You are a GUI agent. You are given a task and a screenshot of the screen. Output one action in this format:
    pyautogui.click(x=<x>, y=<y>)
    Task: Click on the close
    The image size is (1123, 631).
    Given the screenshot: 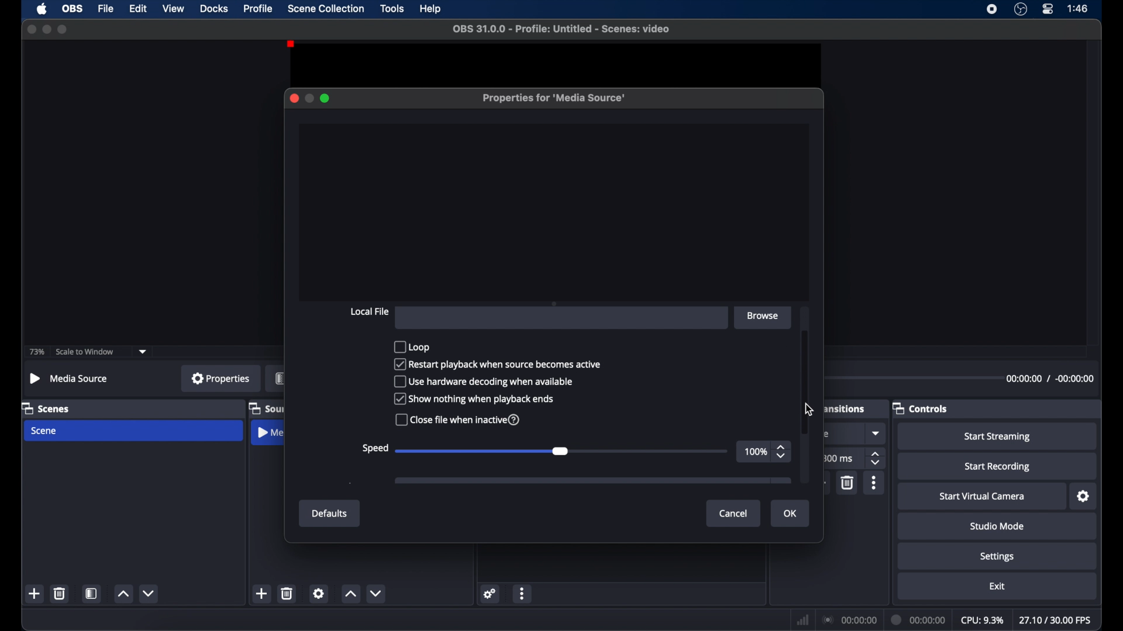 What is the action you would take?
    pyautogui.click(x=294, y=98)
    